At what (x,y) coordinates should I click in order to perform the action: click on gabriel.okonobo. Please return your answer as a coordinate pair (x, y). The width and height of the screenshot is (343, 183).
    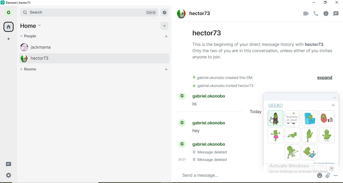
    Looking at the image, I should click on (204, 143).